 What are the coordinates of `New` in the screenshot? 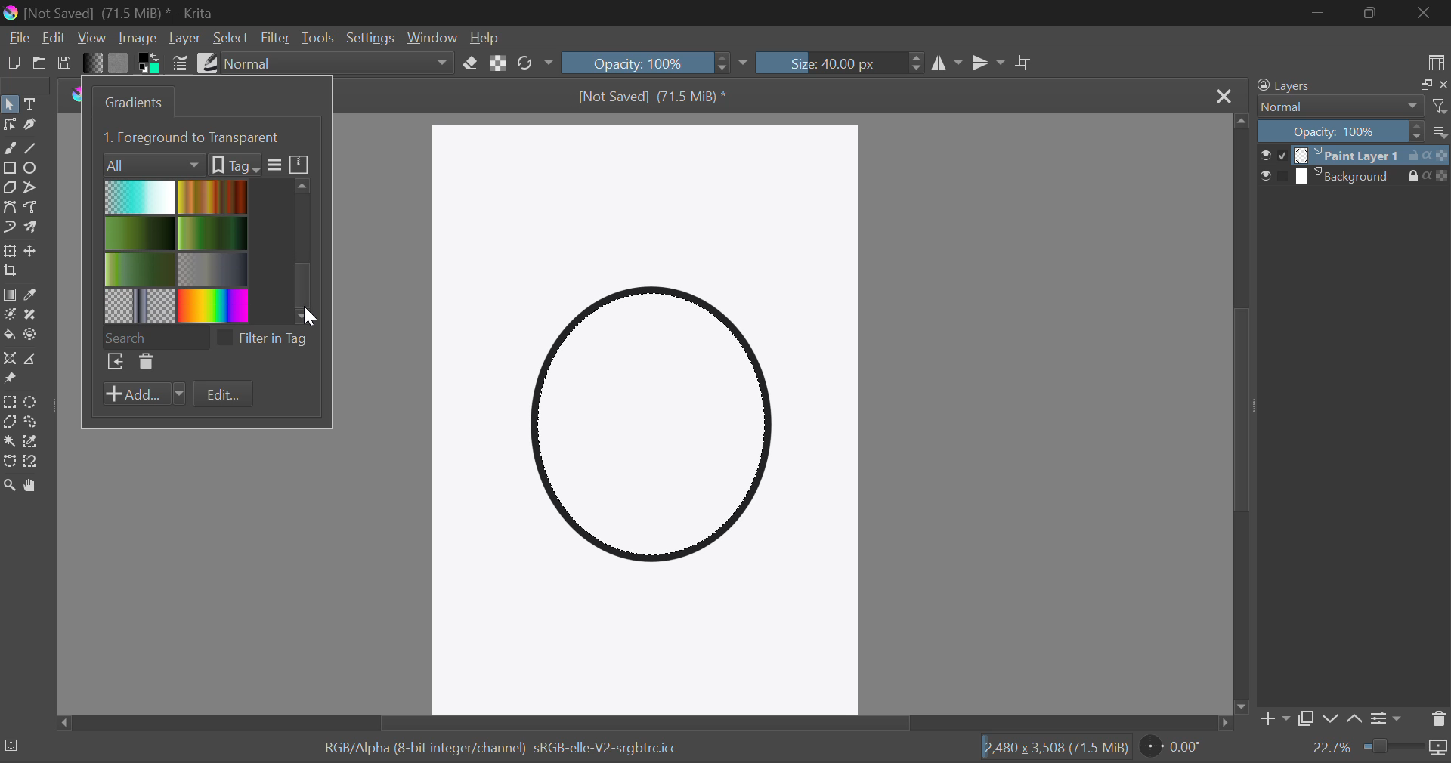 It's located at (12, 63).